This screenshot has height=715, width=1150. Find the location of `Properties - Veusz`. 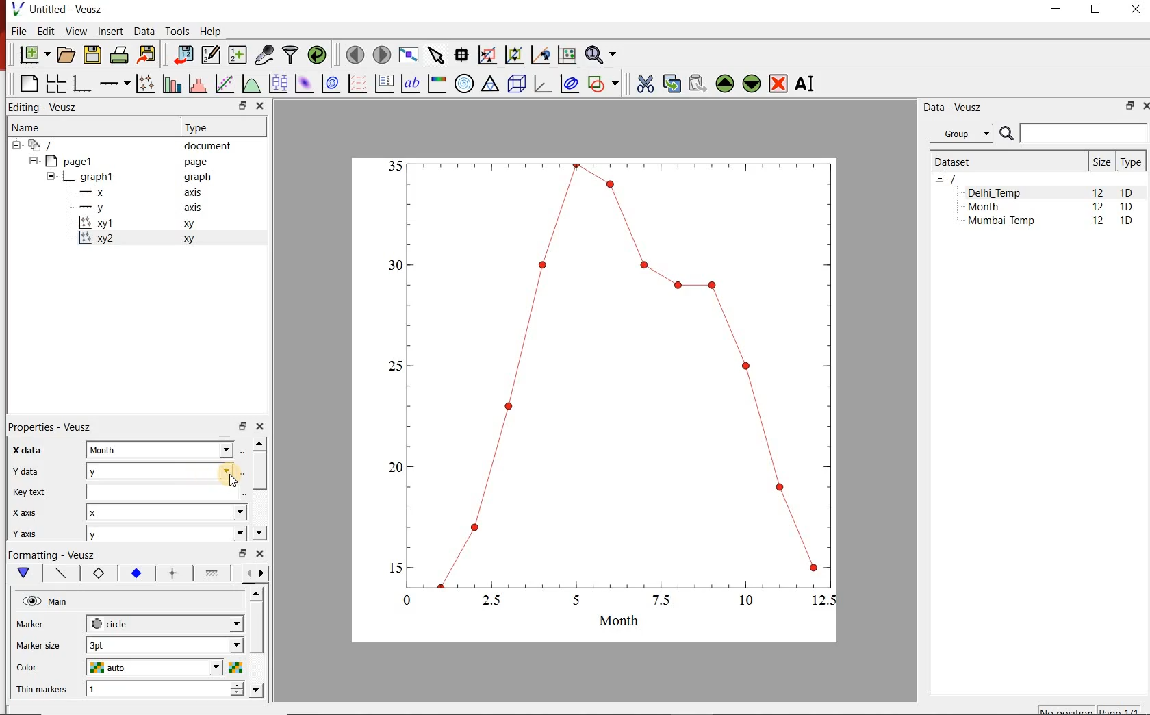

Properties - Veusz is located at coordinates (47, 427).